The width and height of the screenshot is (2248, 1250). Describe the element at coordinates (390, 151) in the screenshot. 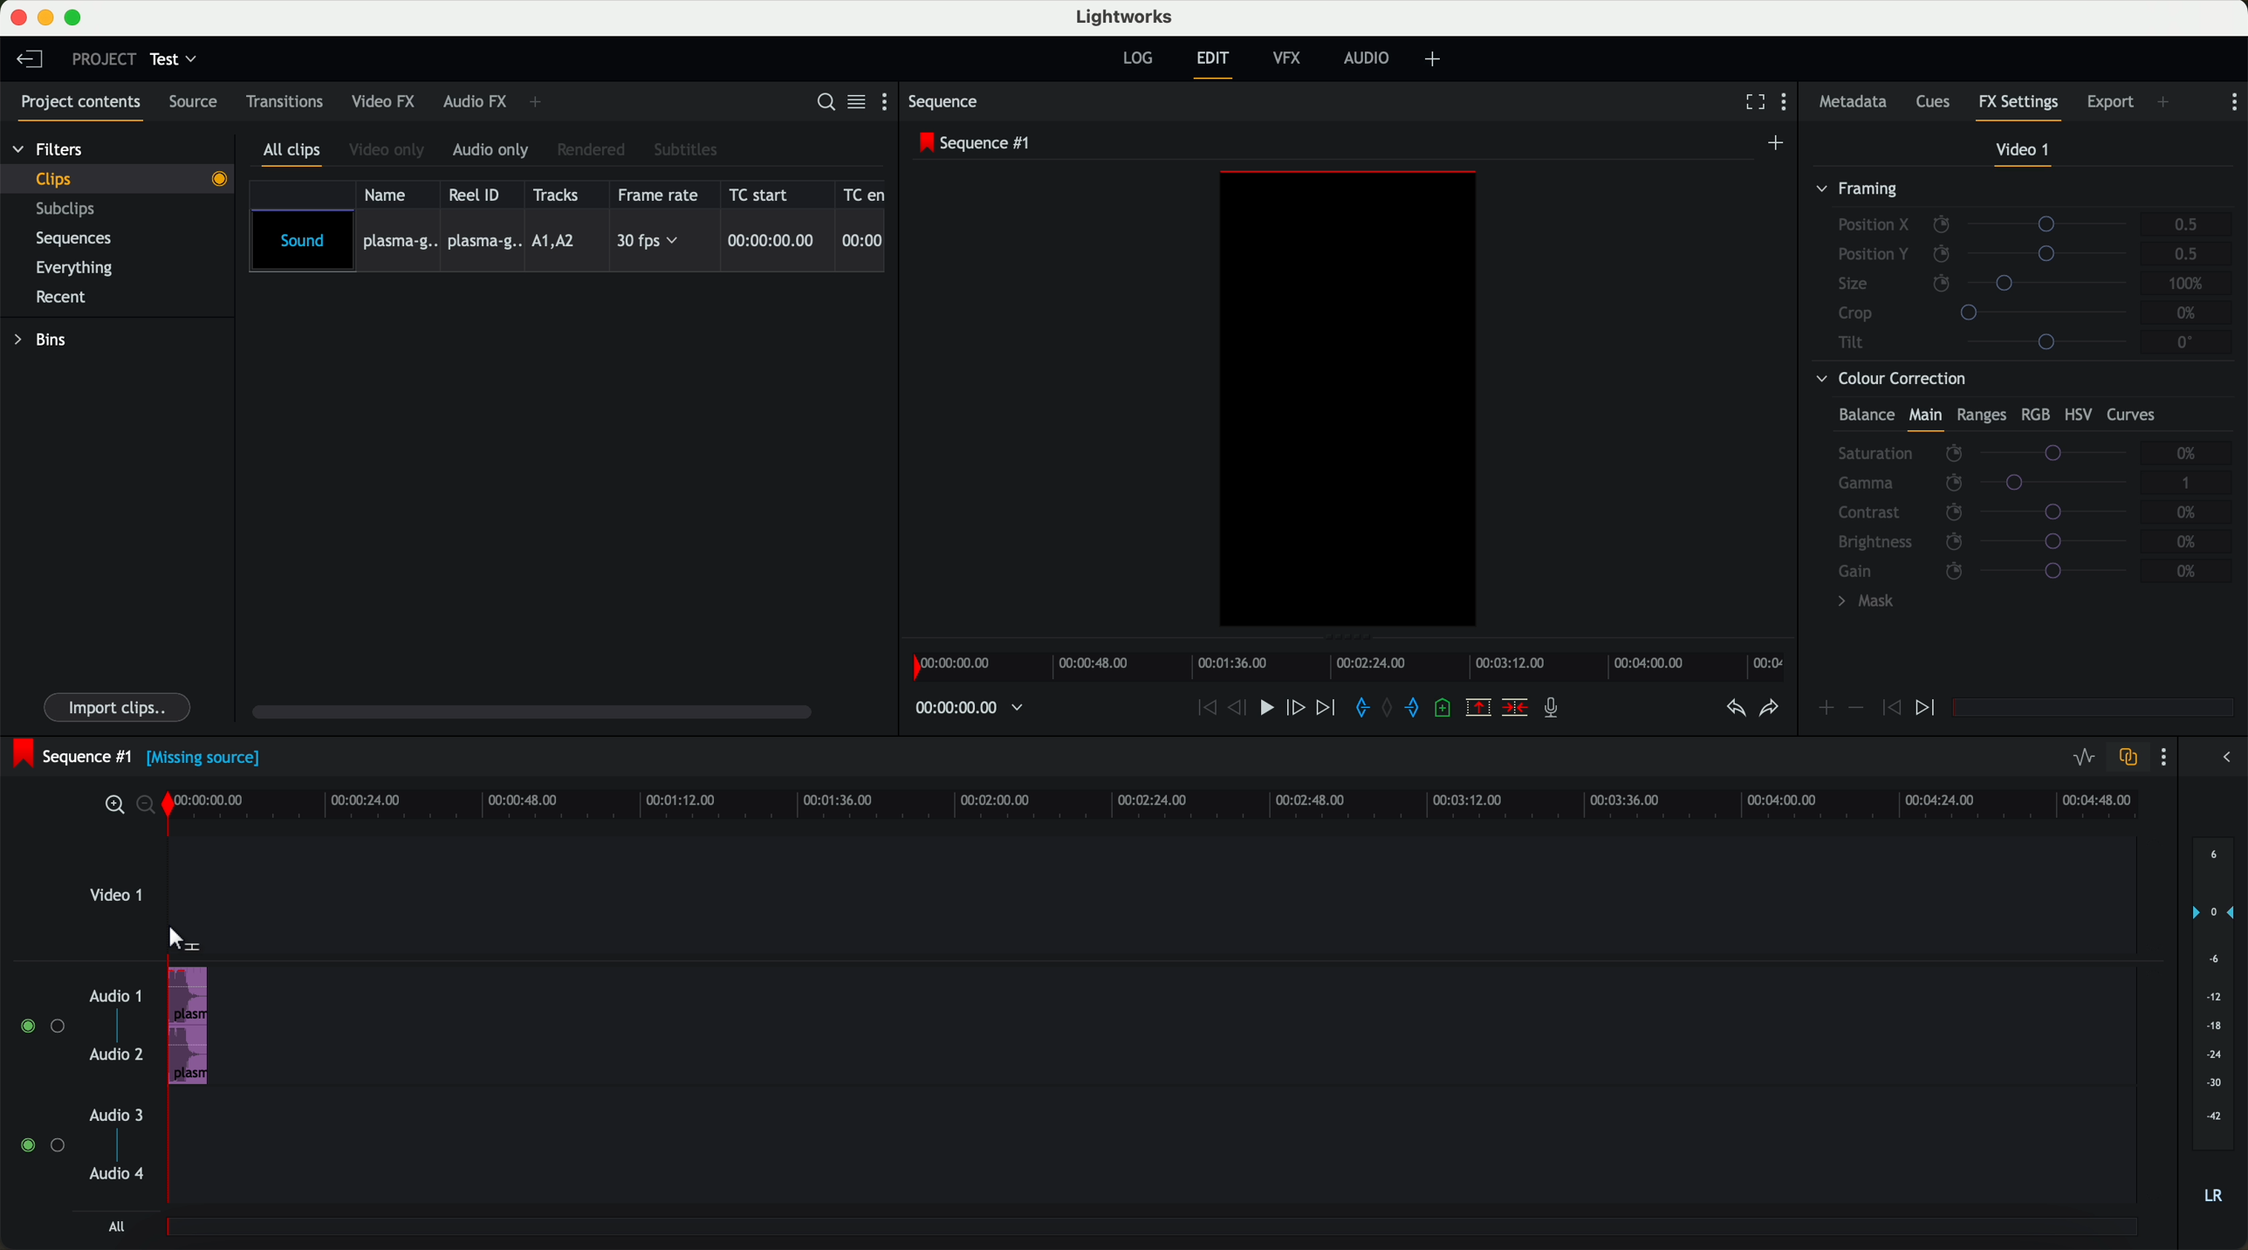

I see `video only` at that location.